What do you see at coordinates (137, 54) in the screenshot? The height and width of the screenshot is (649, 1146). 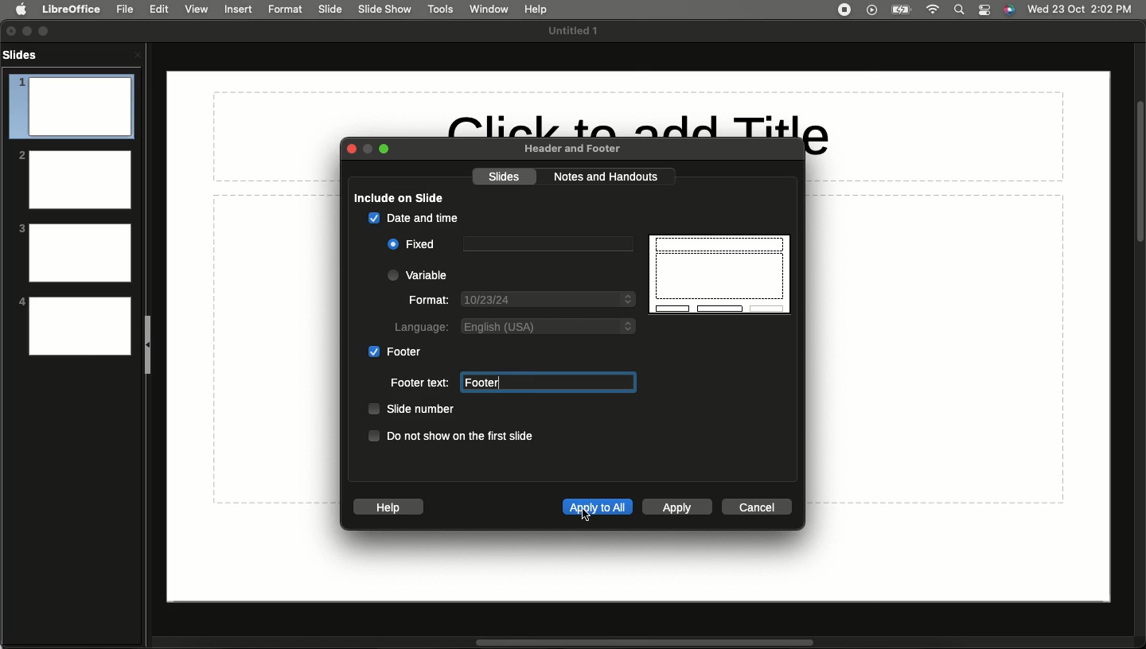 I see `Close` at bounding box center [137, 54].